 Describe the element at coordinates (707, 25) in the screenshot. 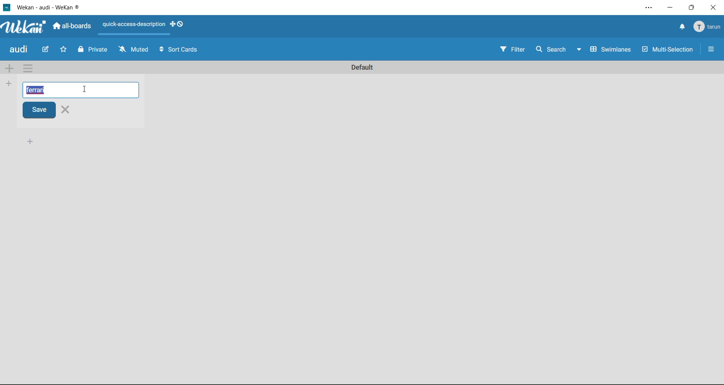

I see `tarun` at that location.